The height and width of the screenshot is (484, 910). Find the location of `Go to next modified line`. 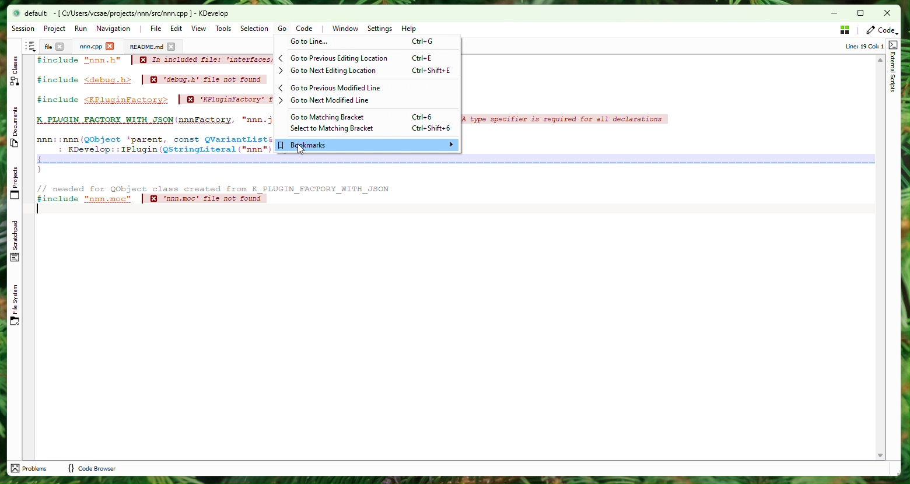

Go to next modified line is located at coordinates (366, 101).